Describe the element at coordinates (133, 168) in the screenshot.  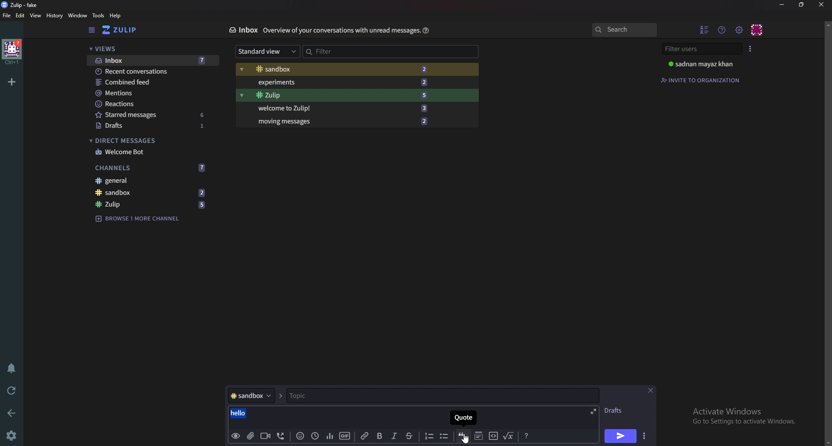
I see `Channels` at that location.